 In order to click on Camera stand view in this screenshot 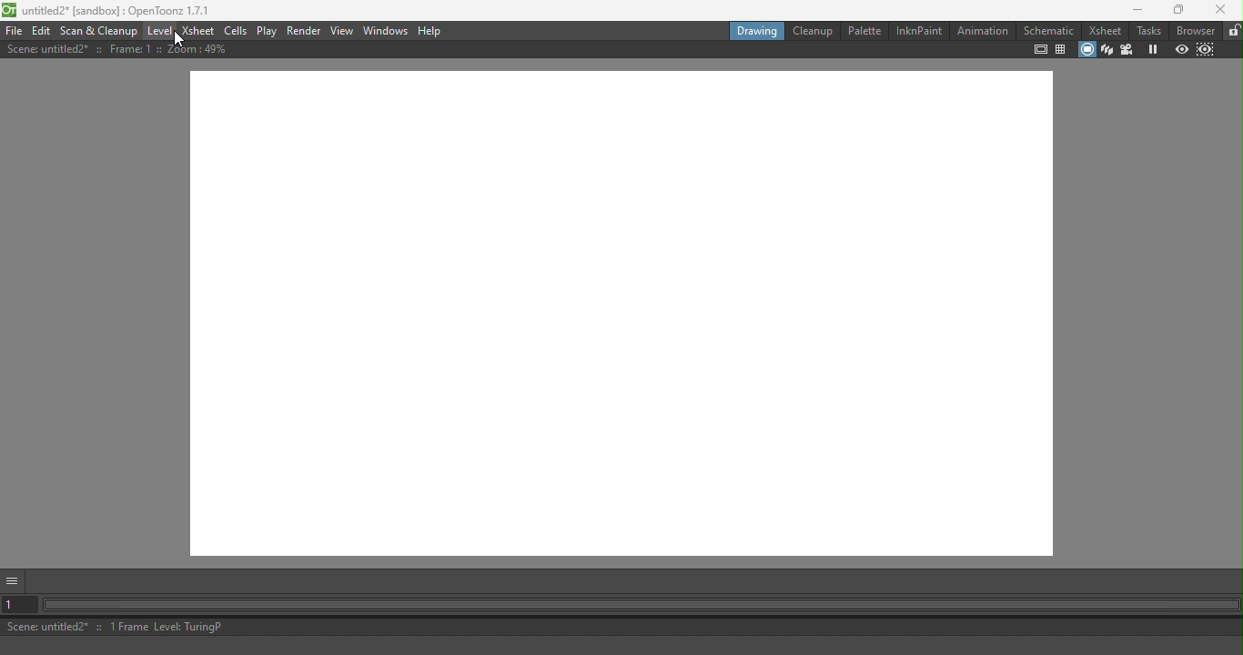, I will do `click(1087, 50)`.